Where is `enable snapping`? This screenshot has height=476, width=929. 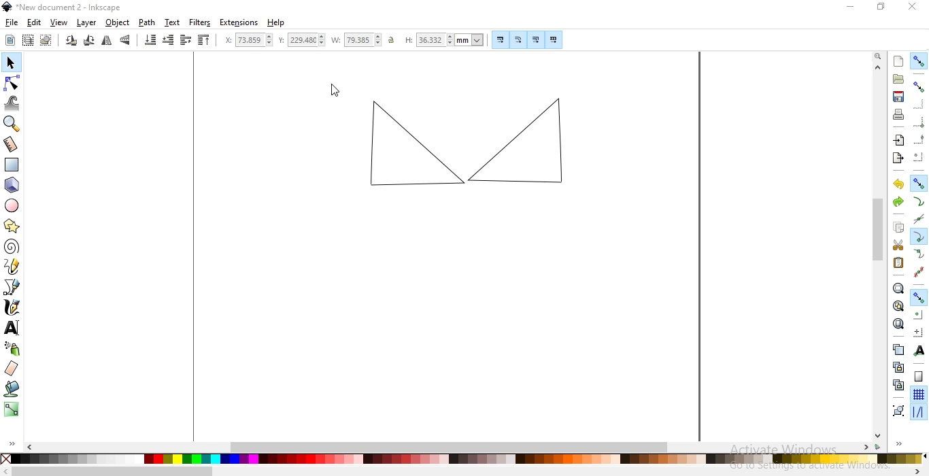 enable snapping is located at coordinates (919, 62).